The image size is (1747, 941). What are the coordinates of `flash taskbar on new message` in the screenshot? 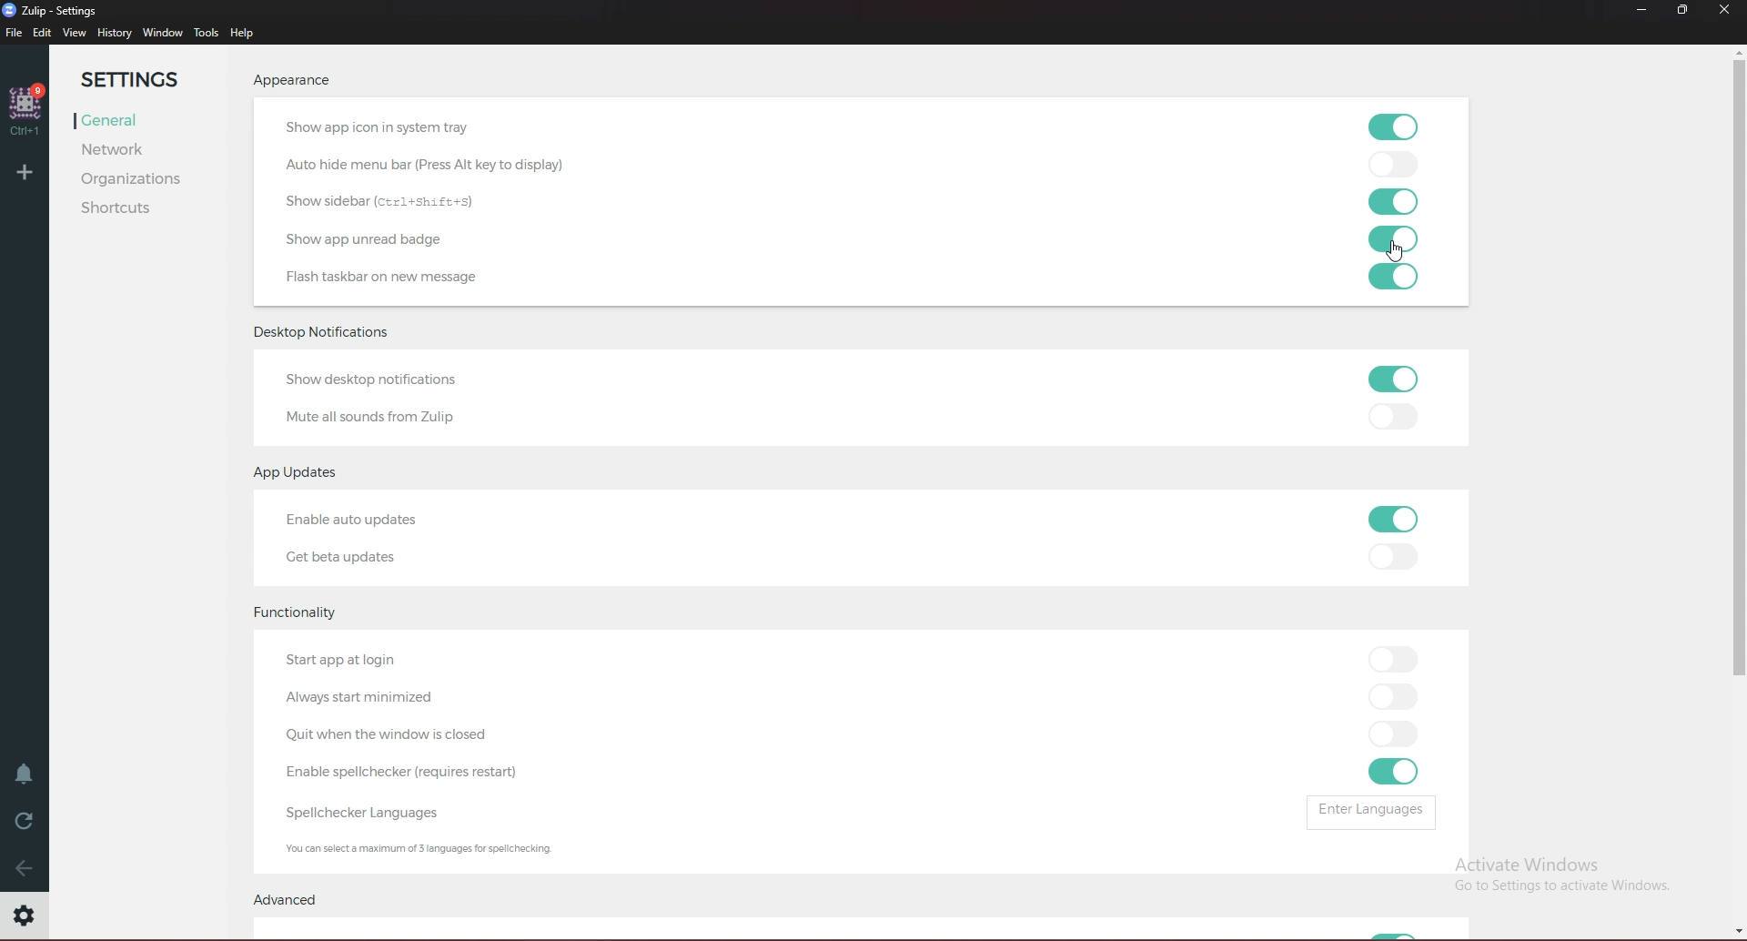 It's located at (439, 278).